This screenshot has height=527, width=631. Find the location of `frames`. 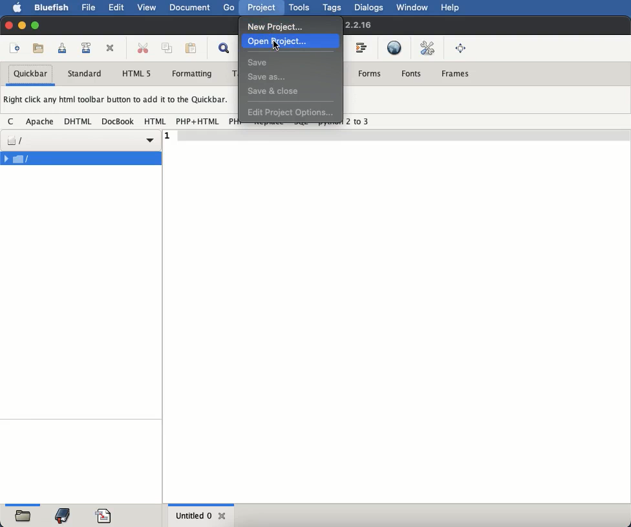

frames is located at coordinates (456, 73).